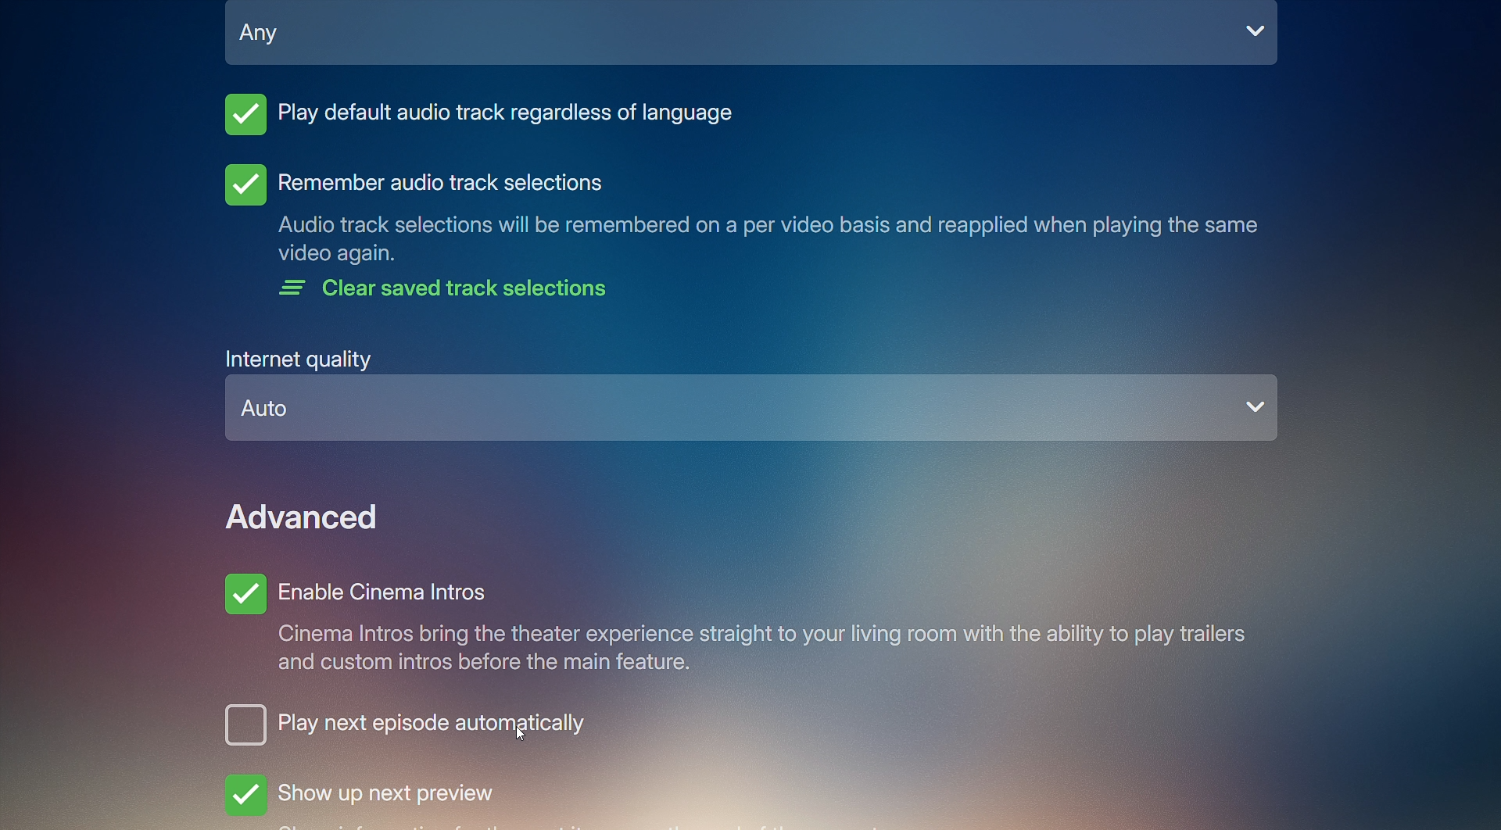  Describe the element at coordinates (482, 120) in the screenshot. I see `Play default audio track` at that location.